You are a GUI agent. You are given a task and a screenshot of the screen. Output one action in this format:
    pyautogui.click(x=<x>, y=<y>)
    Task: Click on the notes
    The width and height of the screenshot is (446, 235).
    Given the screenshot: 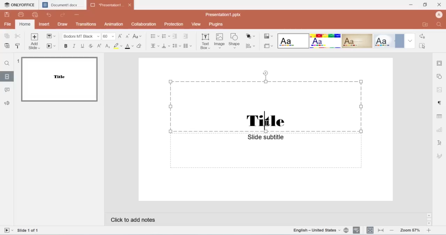 What is the action you would take?
    pyautogui.click(x=150, y=221)
    